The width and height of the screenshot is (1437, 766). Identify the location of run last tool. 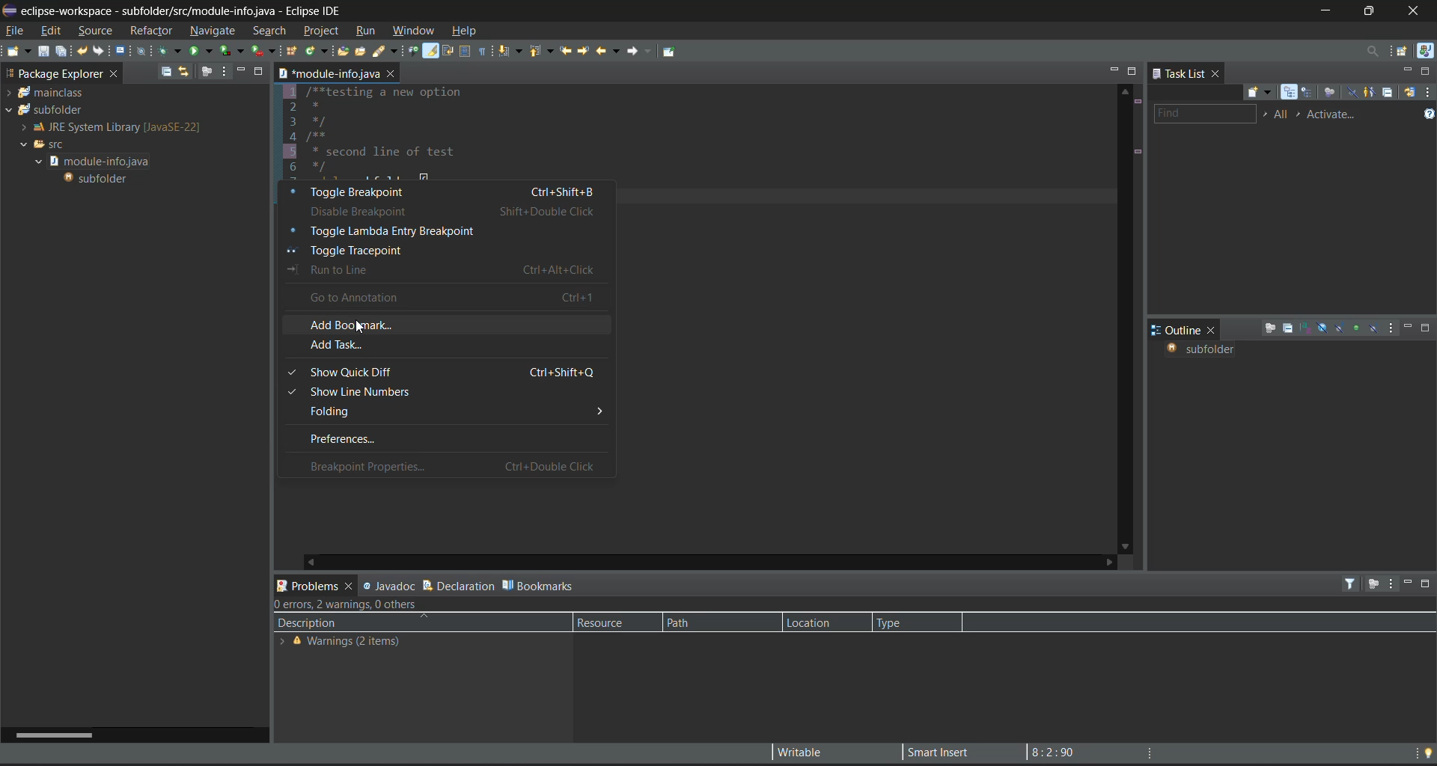
(263, 52).